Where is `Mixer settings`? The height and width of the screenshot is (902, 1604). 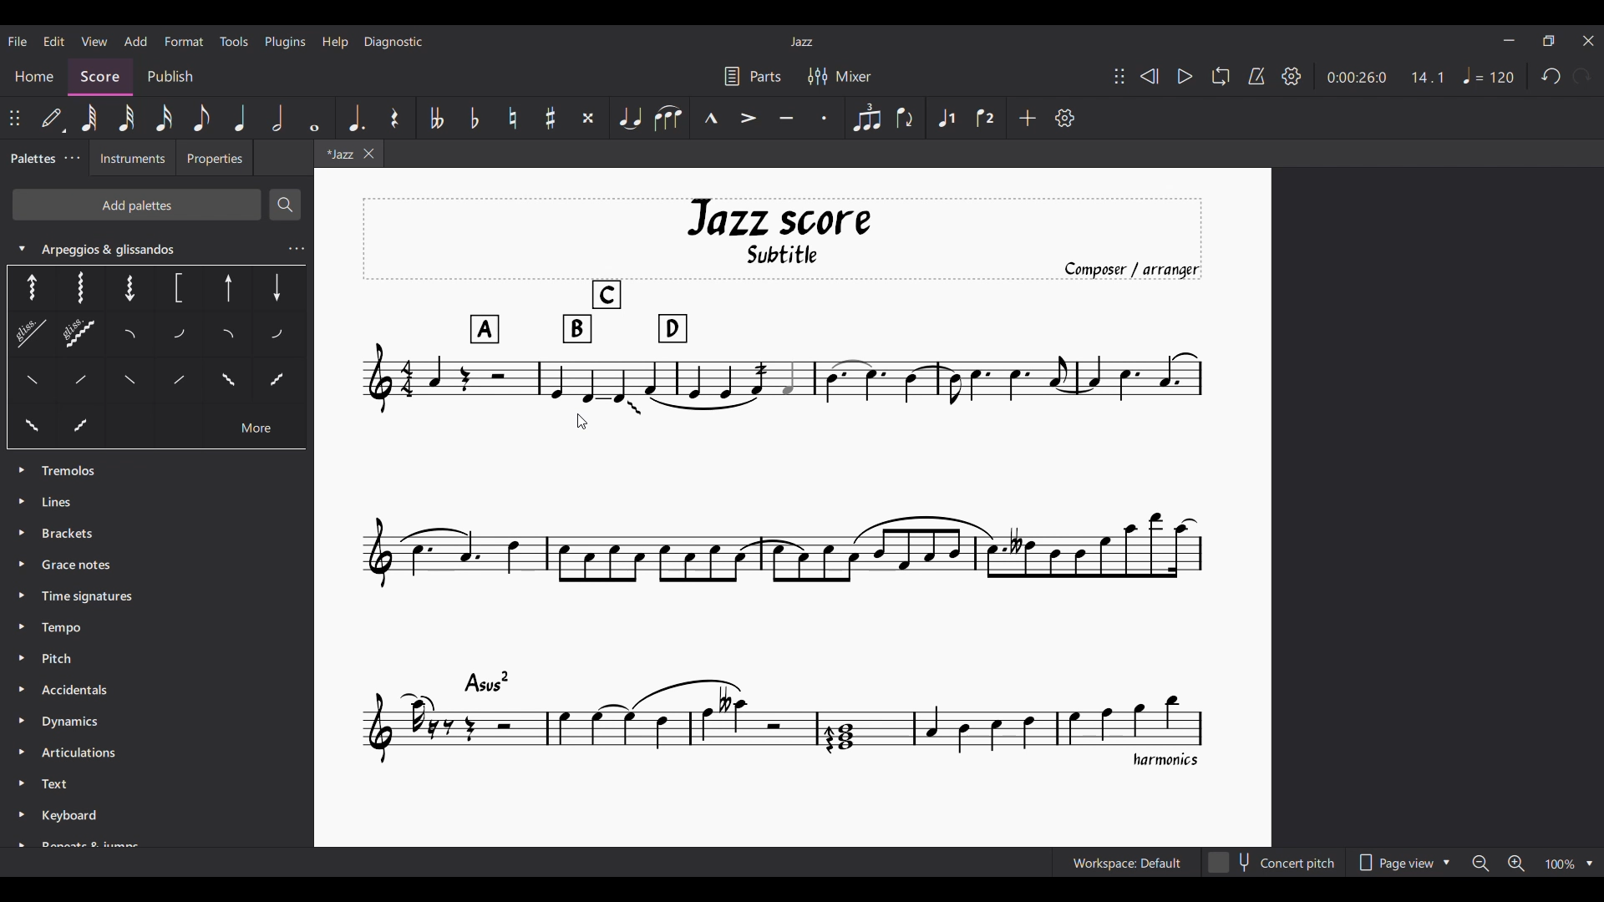 Mixer settings is located at coordinates (839, 76).